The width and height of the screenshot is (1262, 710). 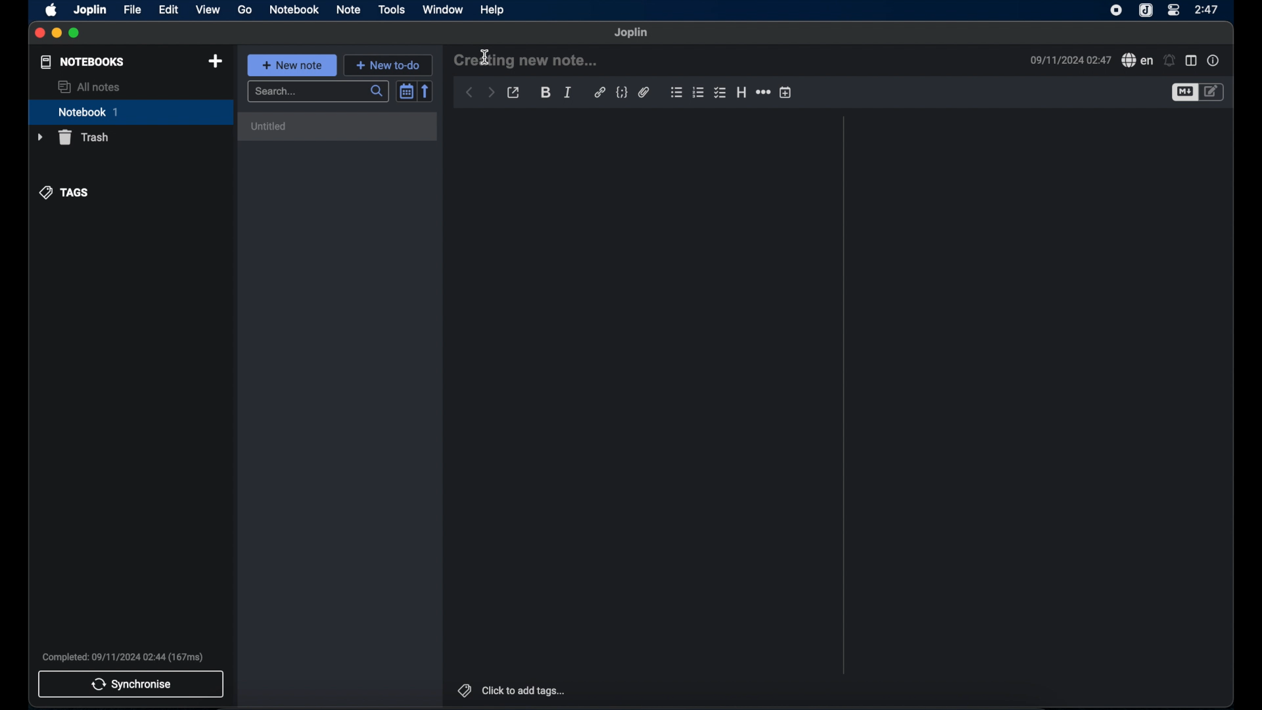 What do you see at coordinates (566, 93) in the screenshot?
I see `italic` at bounding box center [566, 93].